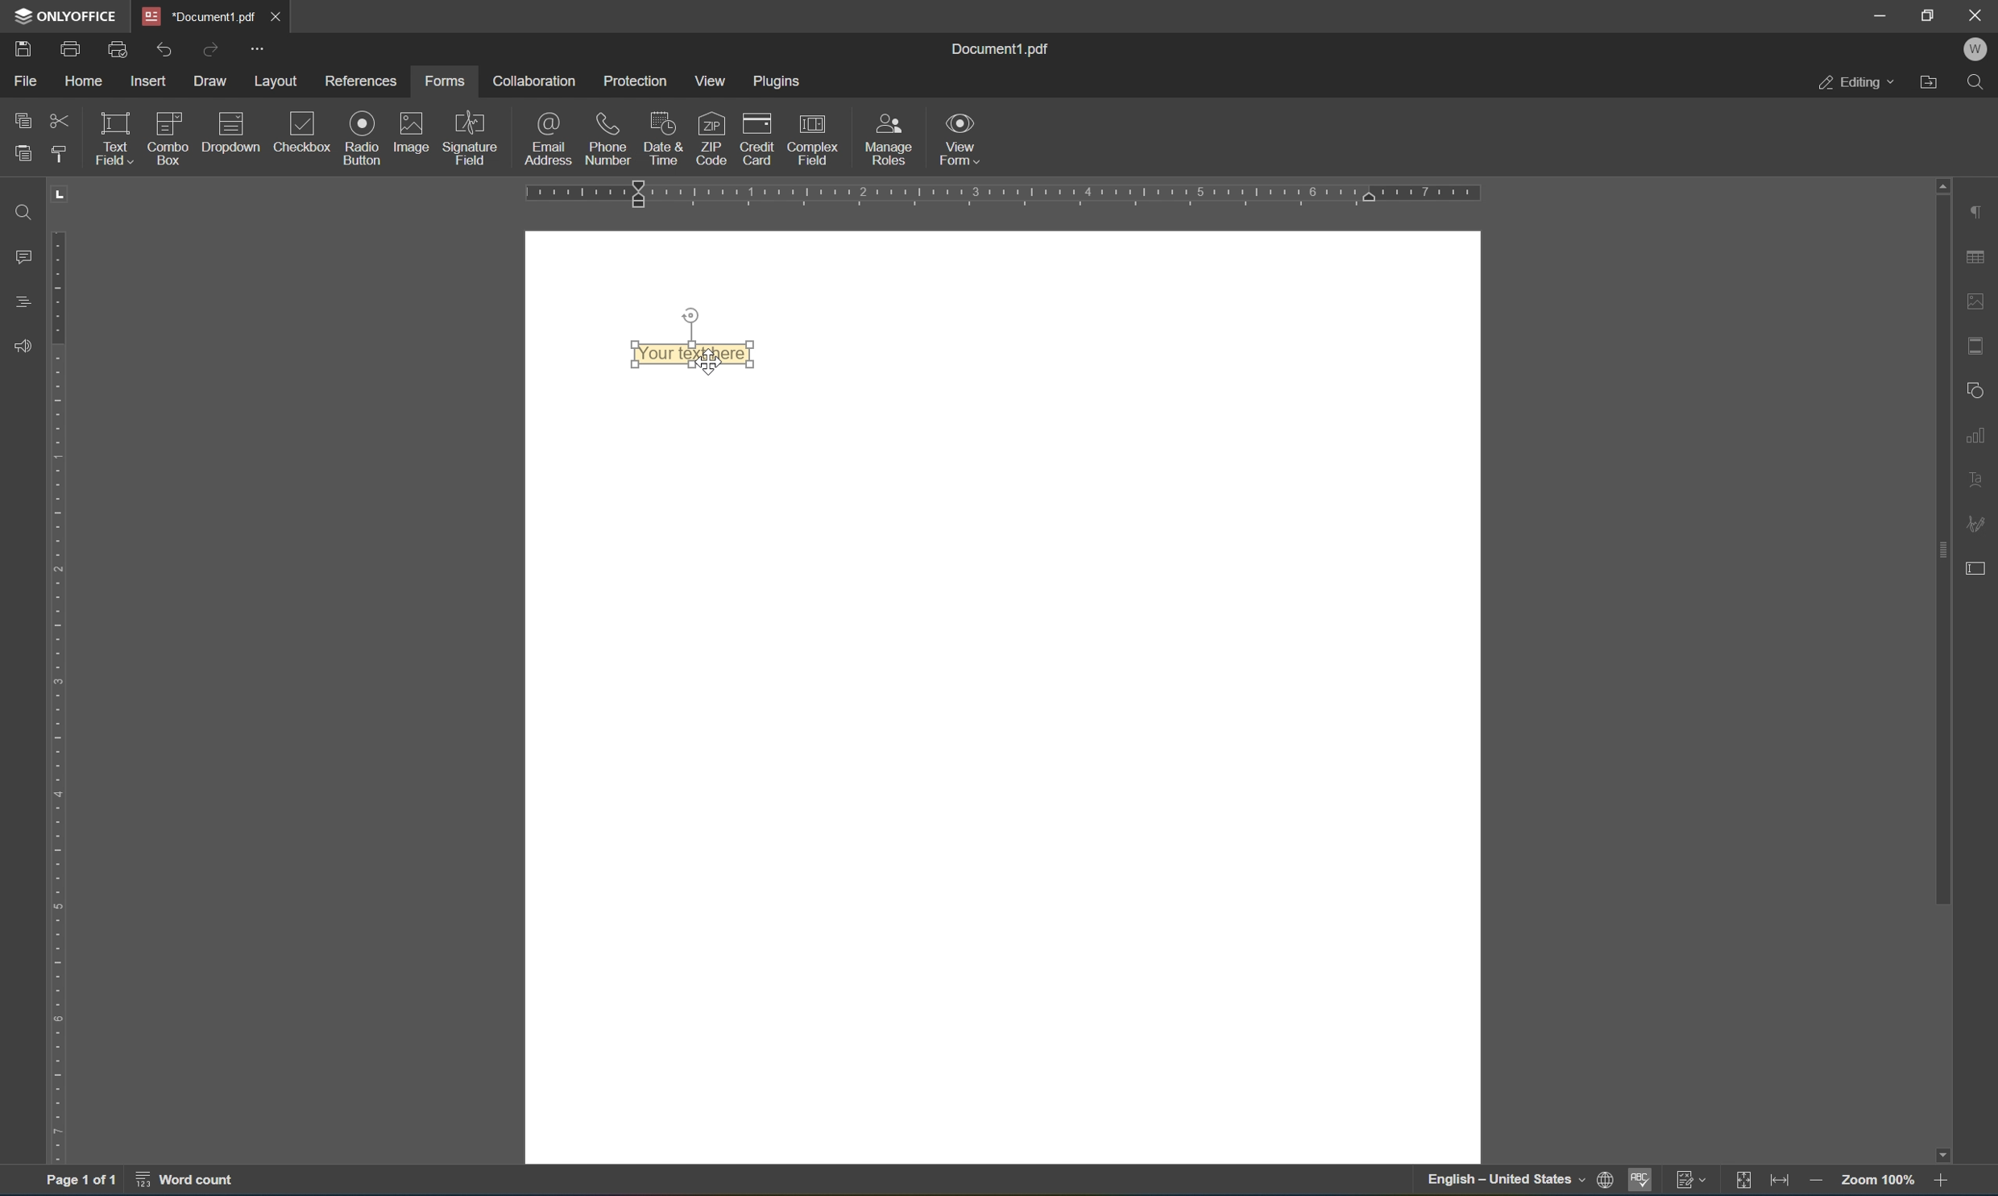  I want to click on draw, so click(213, 83).